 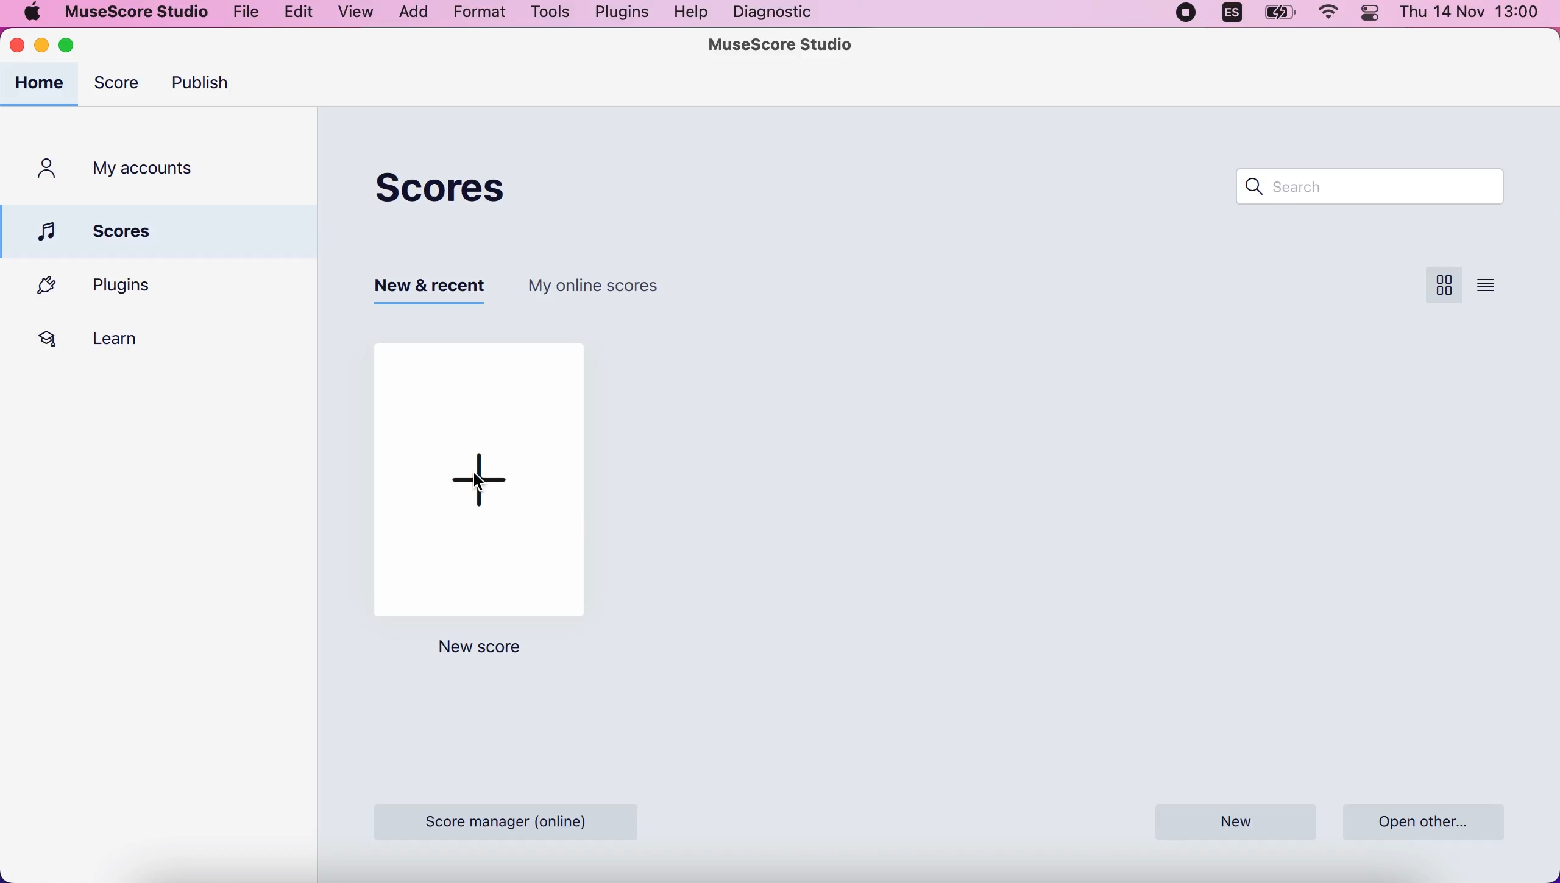 What do you see at coordinates (42, 85) in the screenshot?
I see `home` at bounding box center [42, 85].